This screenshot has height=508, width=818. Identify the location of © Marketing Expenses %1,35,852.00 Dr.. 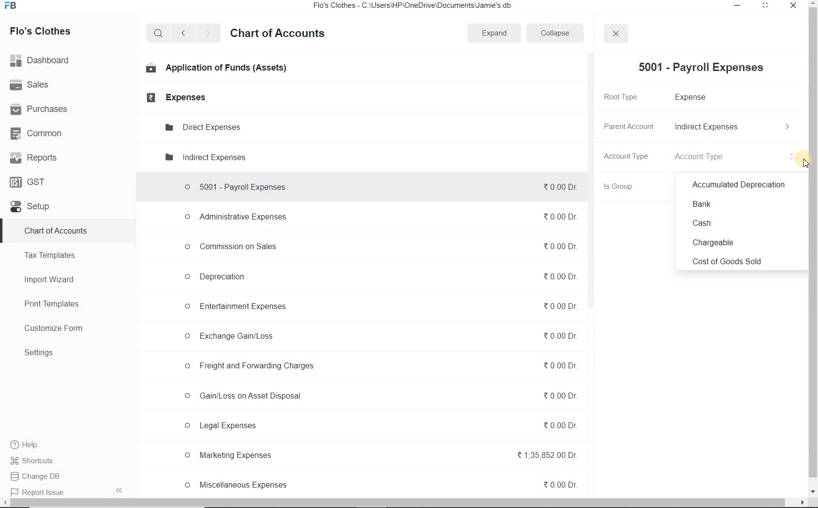
(379, 456).